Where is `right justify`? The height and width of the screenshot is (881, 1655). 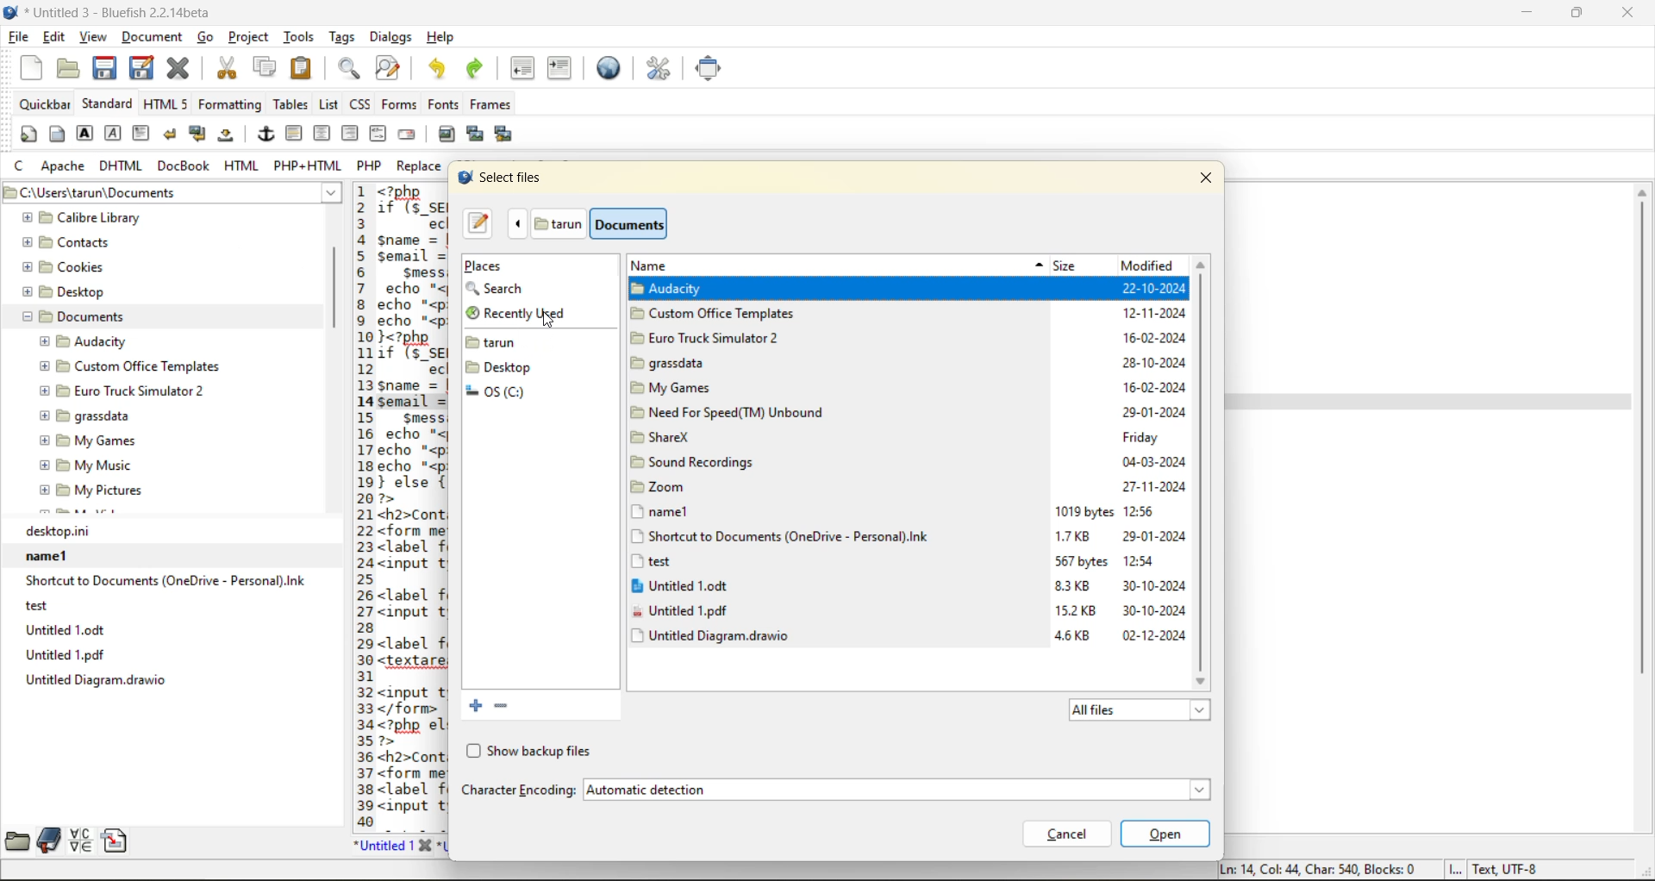
right justify is located at coordinates (350, 134).